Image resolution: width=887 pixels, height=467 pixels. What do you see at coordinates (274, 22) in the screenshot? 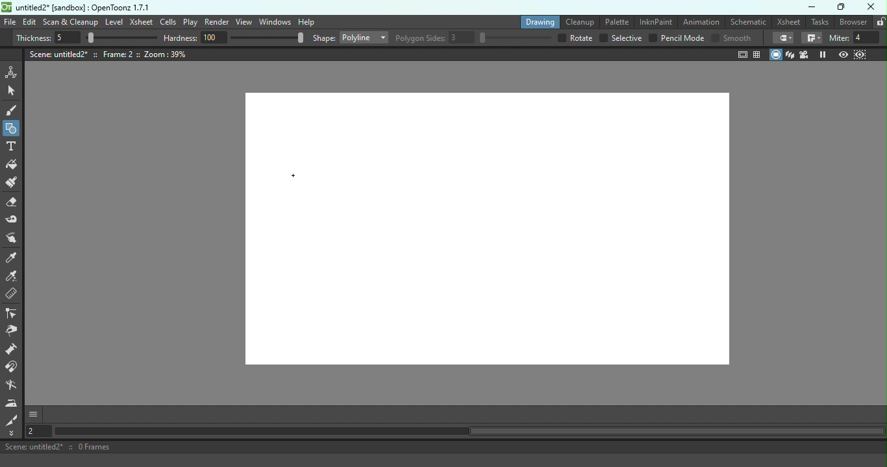
I see `Windows` at bounding box center [274, 22].